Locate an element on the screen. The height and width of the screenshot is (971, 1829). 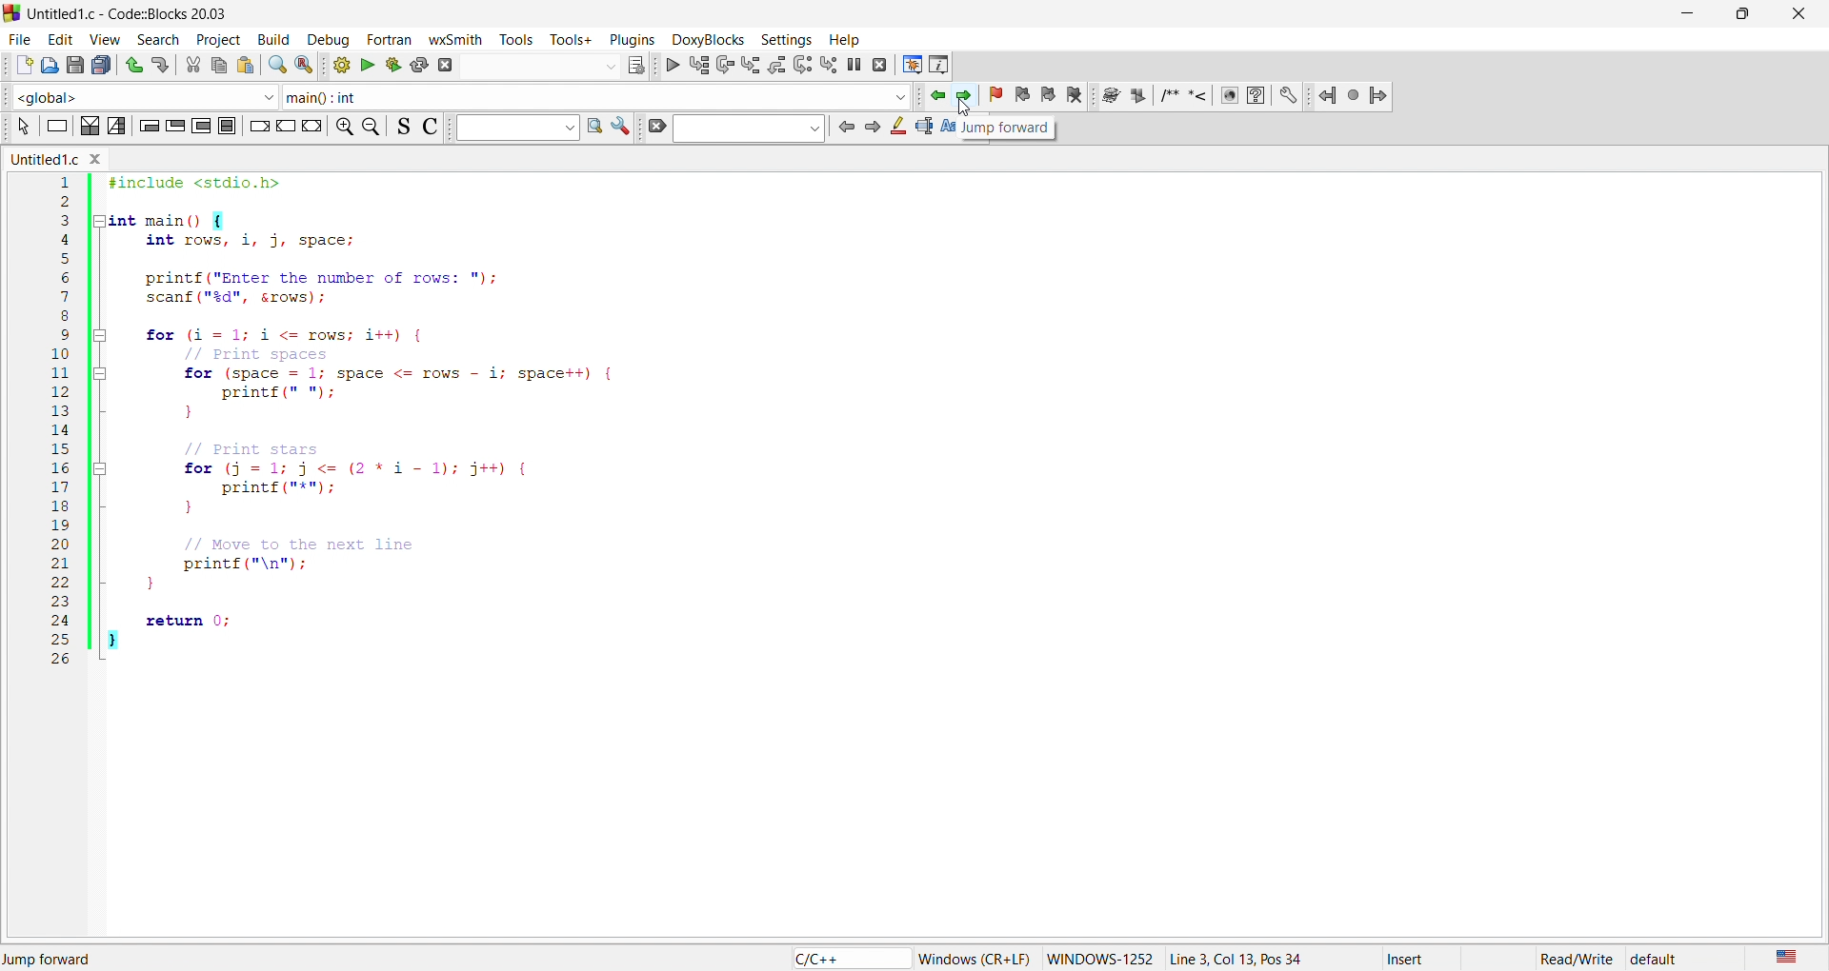
search bar is located at coordinates (546, 66).